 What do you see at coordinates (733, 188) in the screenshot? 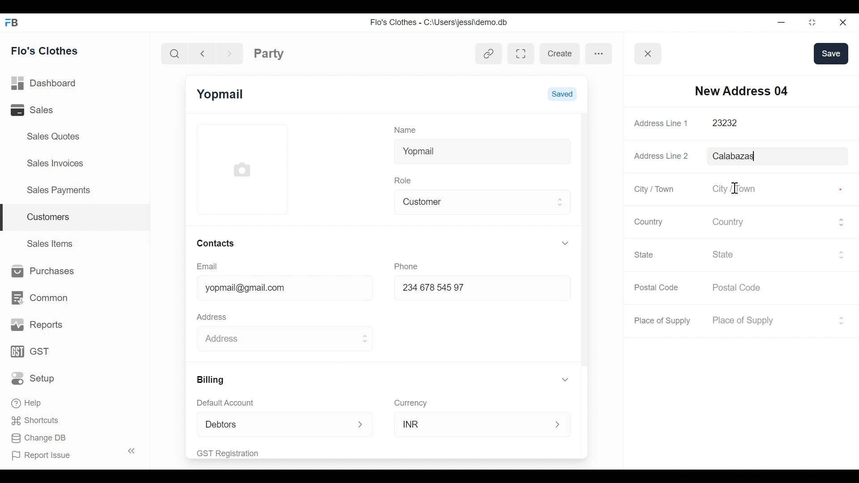
I see `text cursor` at bounding box center [733, 188].